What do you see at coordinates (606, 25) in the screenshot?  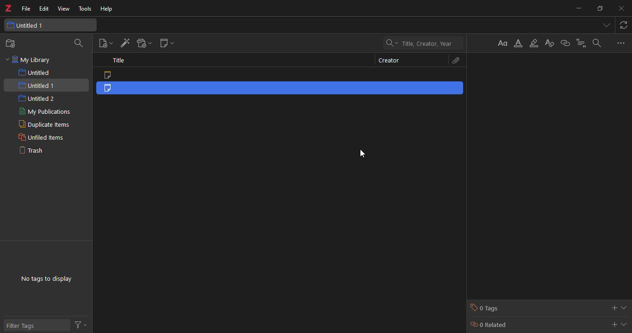 I see `tabs` at bounding box center [606, 25].